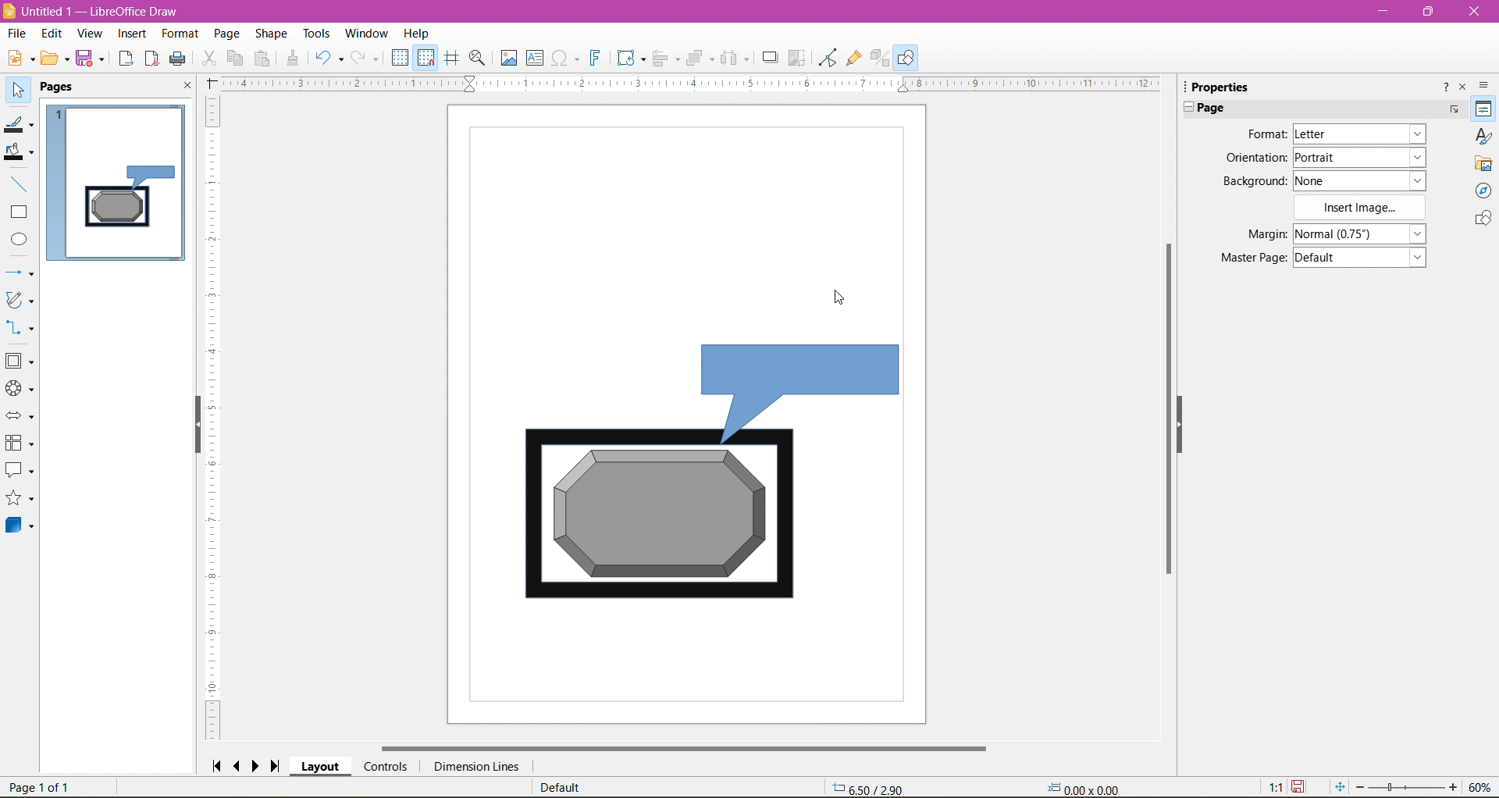 The width and height of the screenshot is (1499, 798). Describe the element at coordinates (1252, 181) in the screenshot. I see `Background` at that location.